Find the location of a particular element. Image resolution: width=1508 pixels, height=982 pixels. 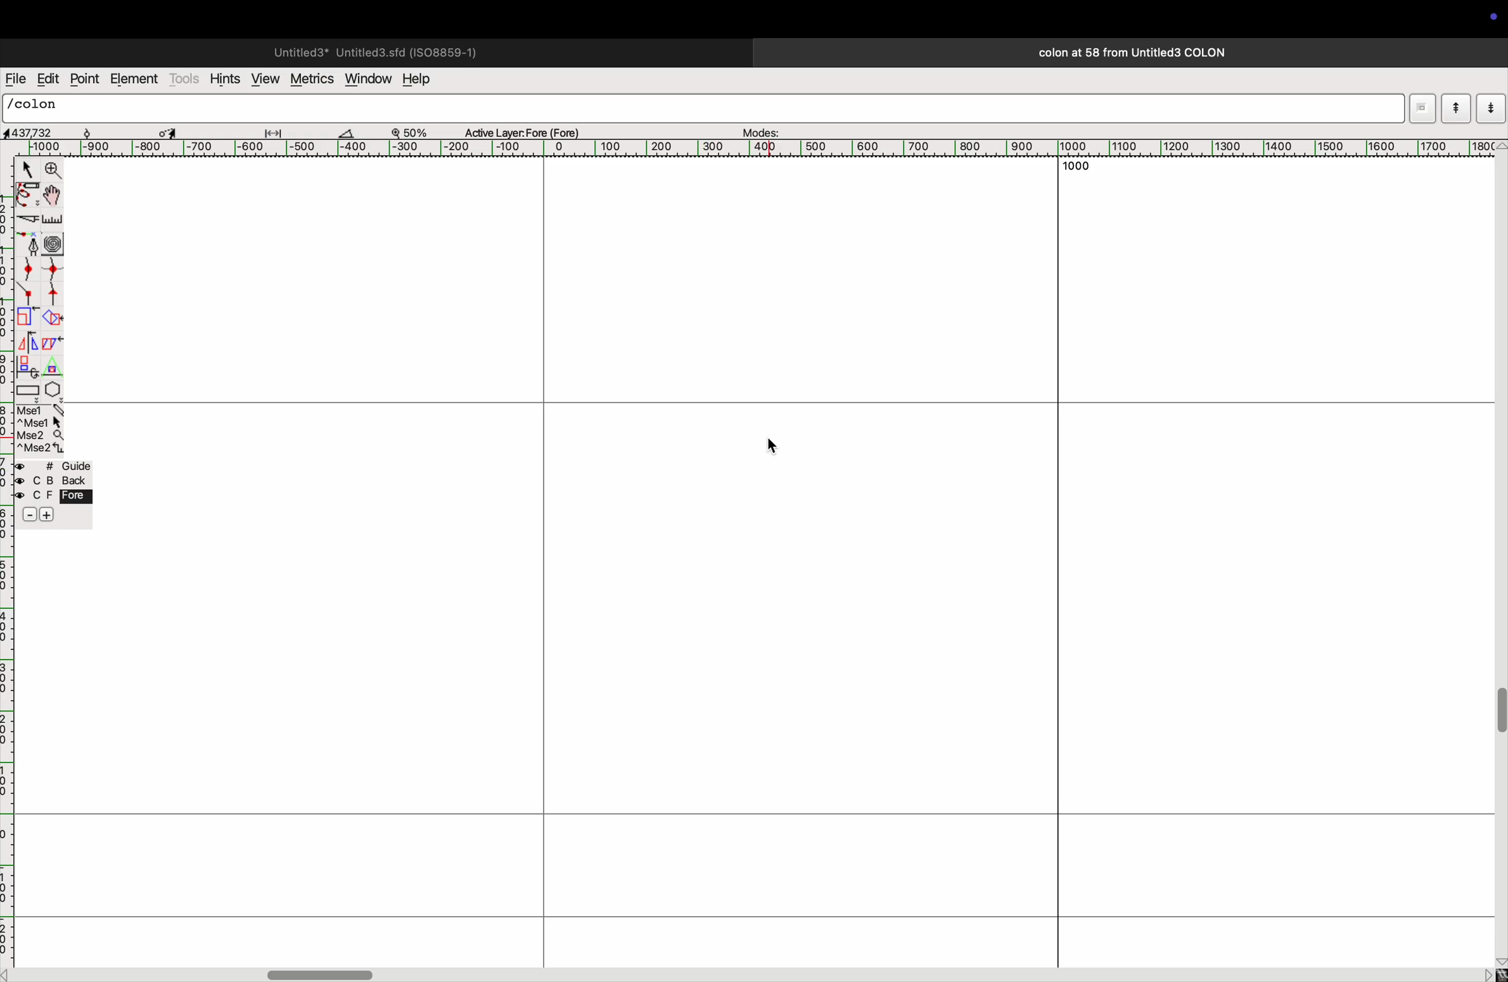

file is located at coordinates (15, 79).